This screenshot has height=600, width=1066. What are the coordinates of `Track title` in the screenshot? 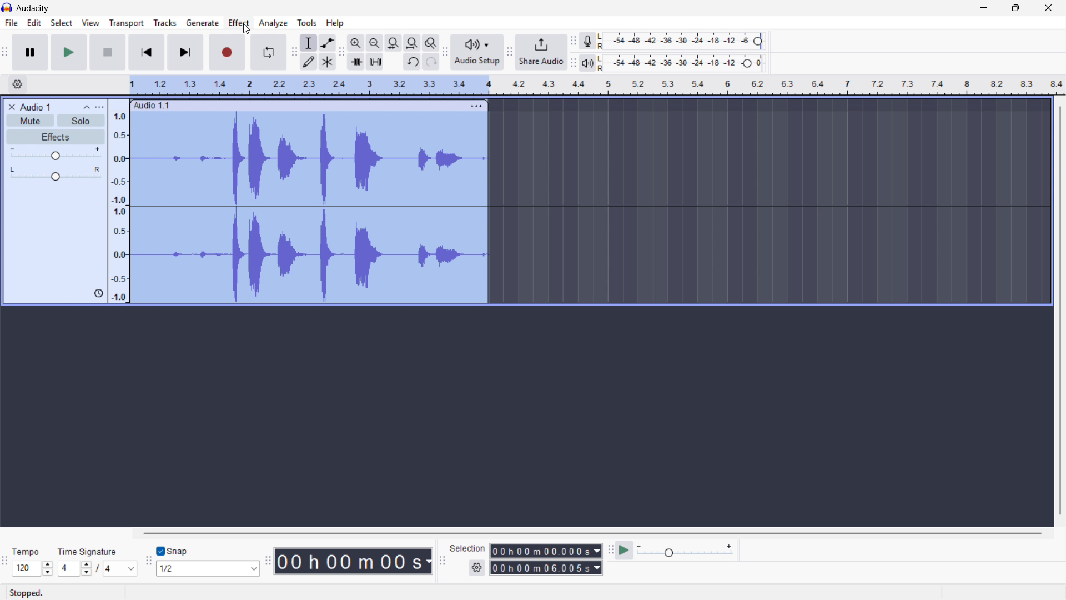 It's located at (36, 107).